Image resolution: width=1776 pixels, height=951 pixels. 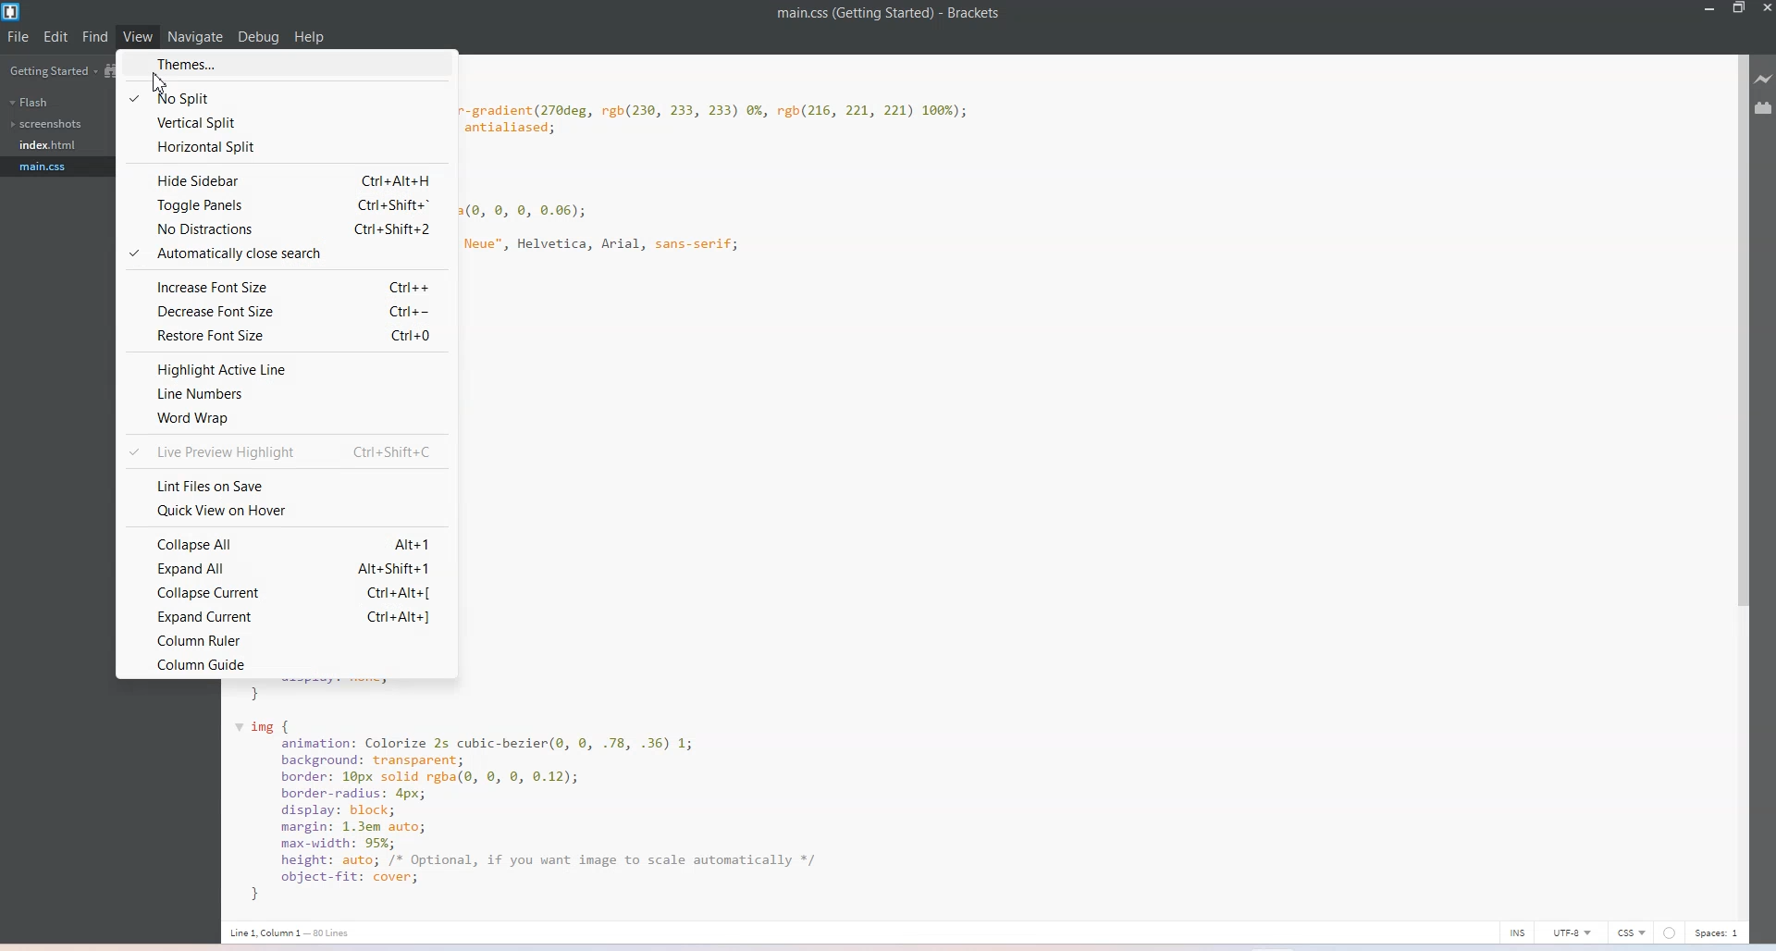 I want to click on Hide sidebar, so click(x=288, y=179).